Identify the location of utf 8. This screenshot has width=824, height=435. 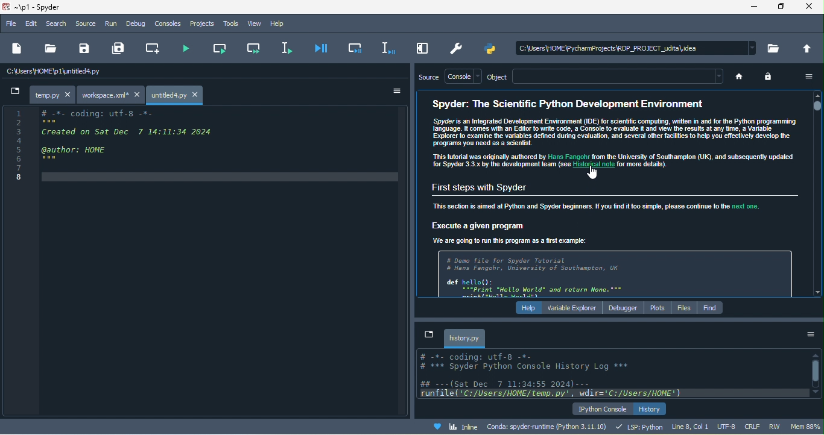
(729, 428).